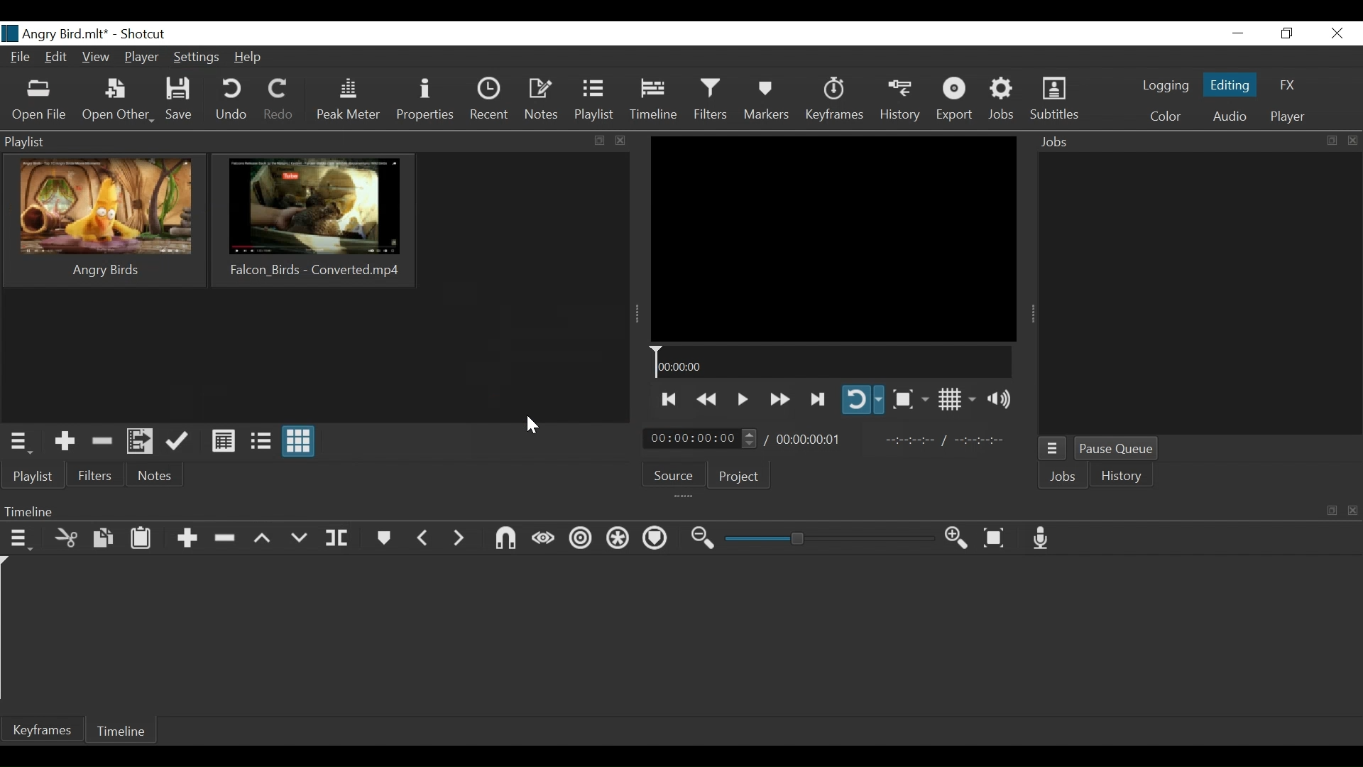 This screenshot has height=767, width=1363. I want to click on Clip, so click(103, 221).